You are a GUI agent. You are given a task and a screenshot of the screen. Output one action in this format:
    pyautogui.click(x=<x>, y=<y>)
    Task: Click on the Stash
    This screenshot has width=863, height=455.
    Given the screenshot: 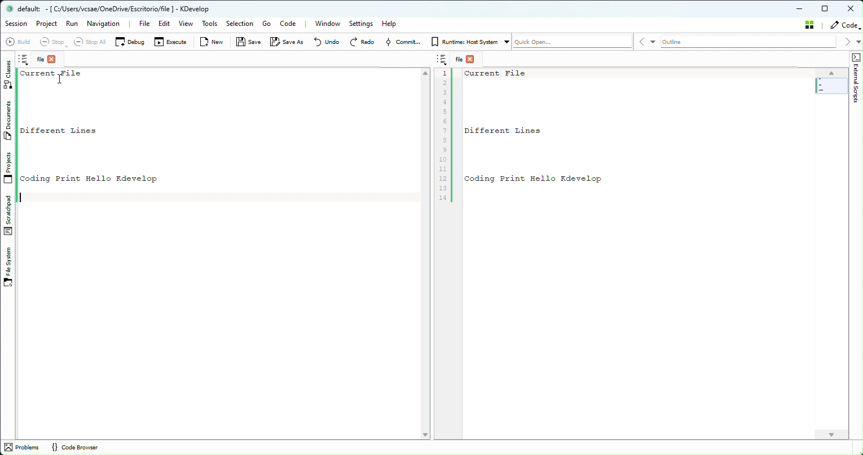 What is the action you would take?
    pyautogui.click(x=809, y=25)
    